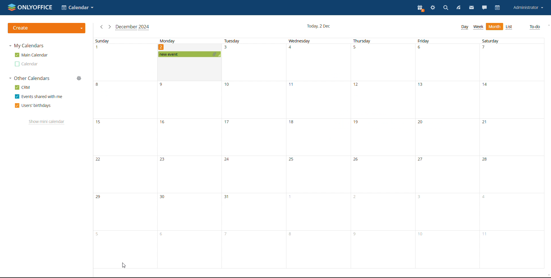 Image resolution: width=551 pixels, height=278 pixels. What do you see at coordinates (253, 153) in the screenshot?
I see `tuesday` at bounding box center [253, 153].